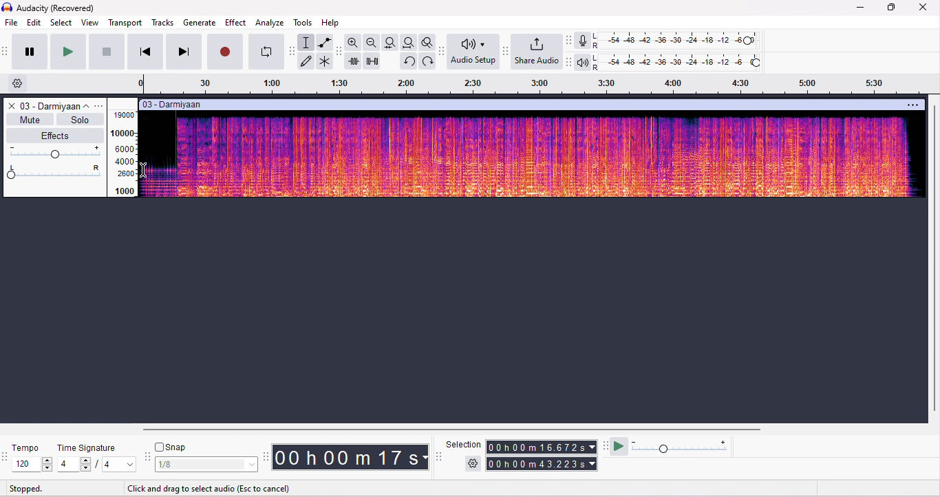  Describe the element at coordinates (269, 23) in the screenshot. I see `analyze` at that location.